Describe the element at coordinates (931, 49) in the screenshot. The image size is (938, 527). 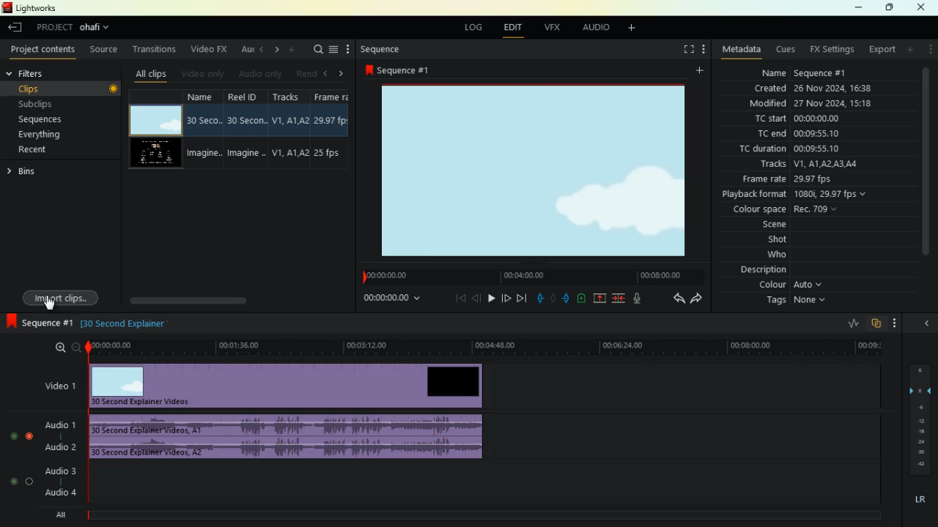
I see `more` at that location.